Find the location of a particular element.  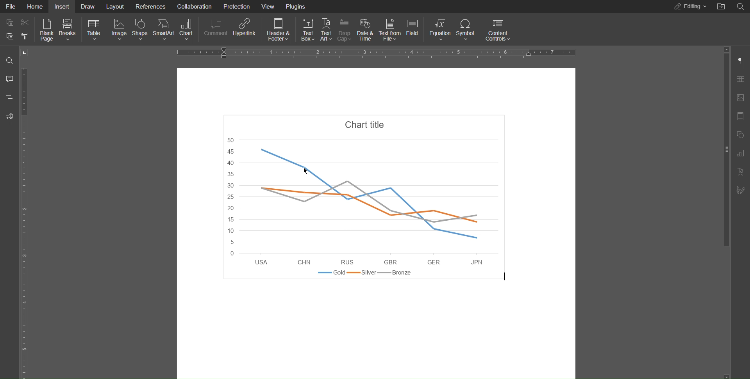

Paragraph Settings is located at coordinates (741, 61).